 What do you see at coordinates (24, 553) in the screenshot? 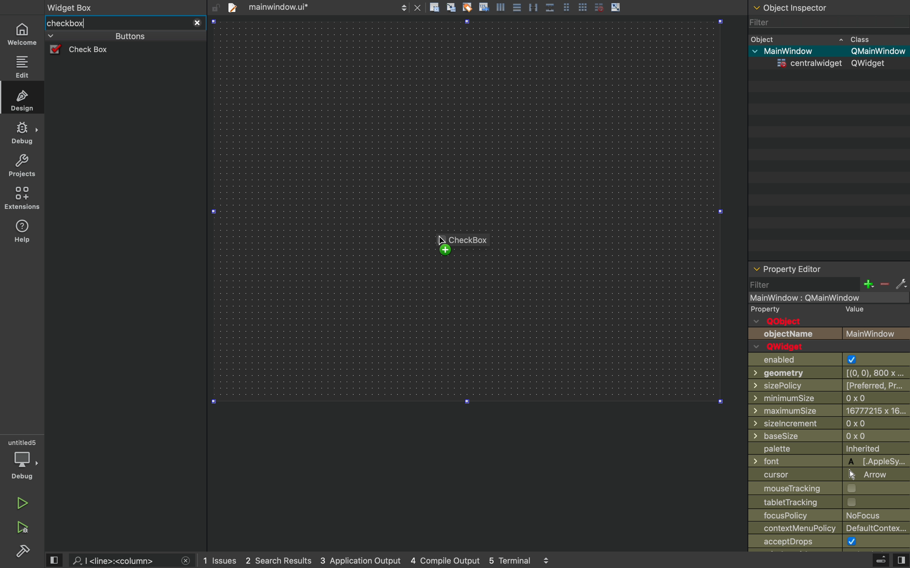
I see `build` at bounding box center [24, 553].